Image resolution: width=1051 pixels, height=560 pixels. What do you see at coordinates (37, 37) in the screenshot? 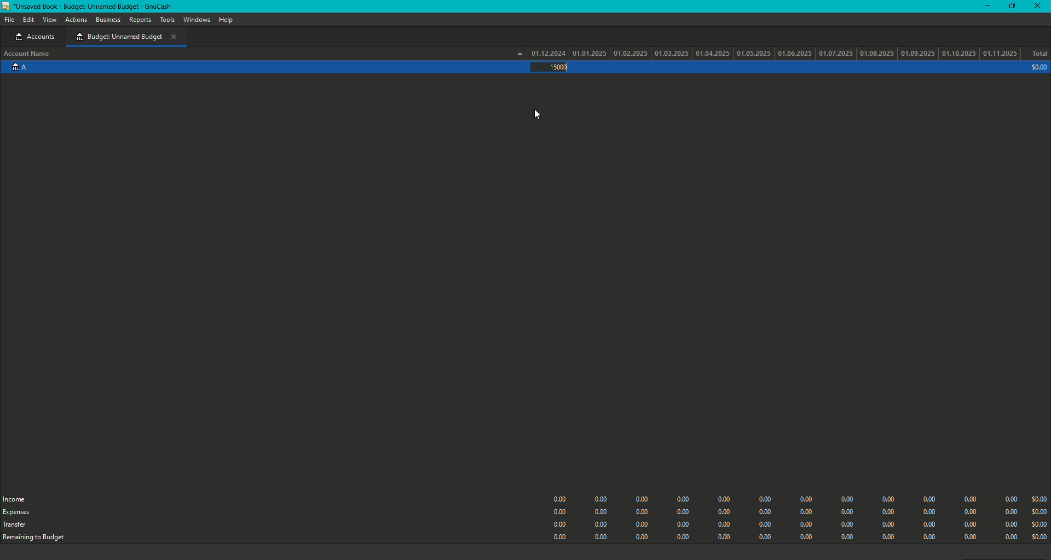
I see `Accounts` at bounding box center [37, 37].